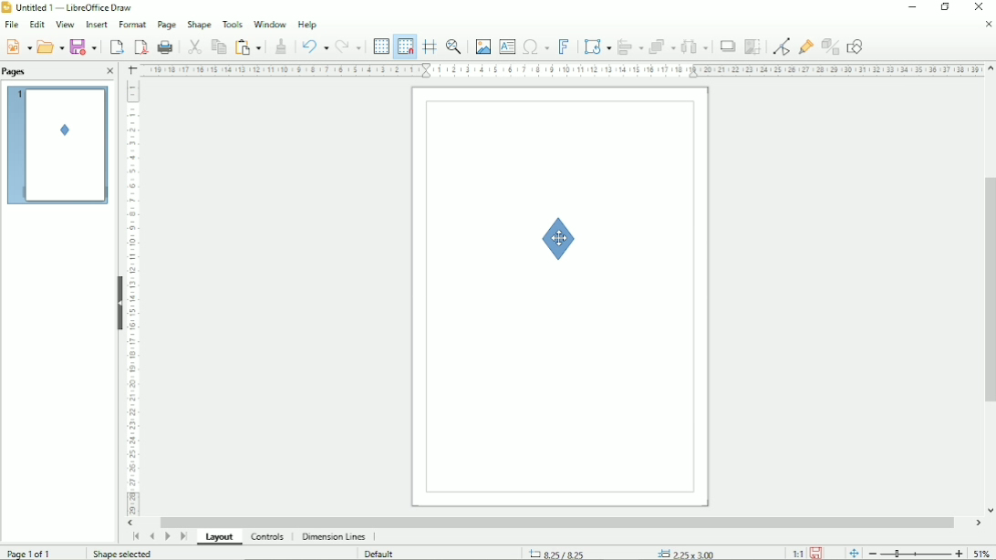  What do you see at coordinates (268, 537) in the screenshot?
I see `Controls` at bounding box center [268, 537].